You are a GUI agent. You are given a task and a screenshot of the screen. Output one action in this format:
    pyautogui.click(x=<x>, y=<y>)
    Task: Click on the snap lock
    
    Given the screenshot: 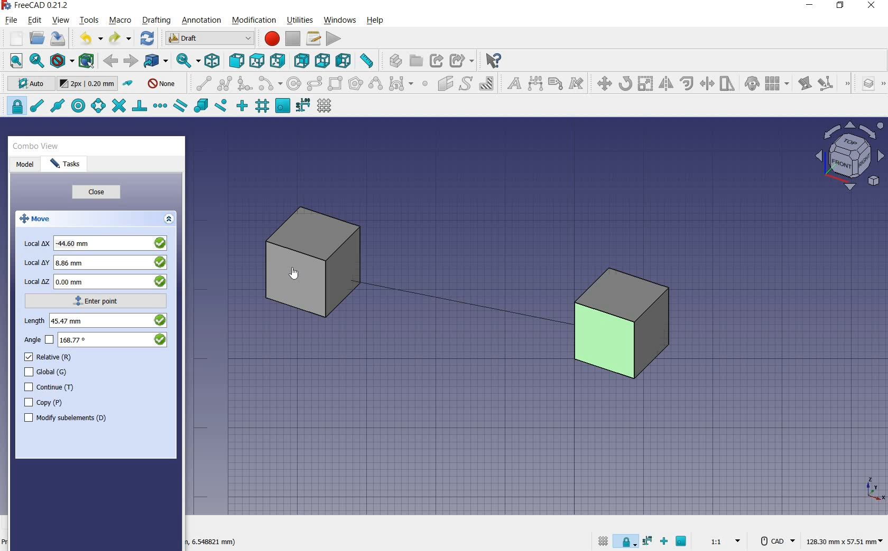 What is the action you would take?
    pyautogui.click(x=625, y=543)
    